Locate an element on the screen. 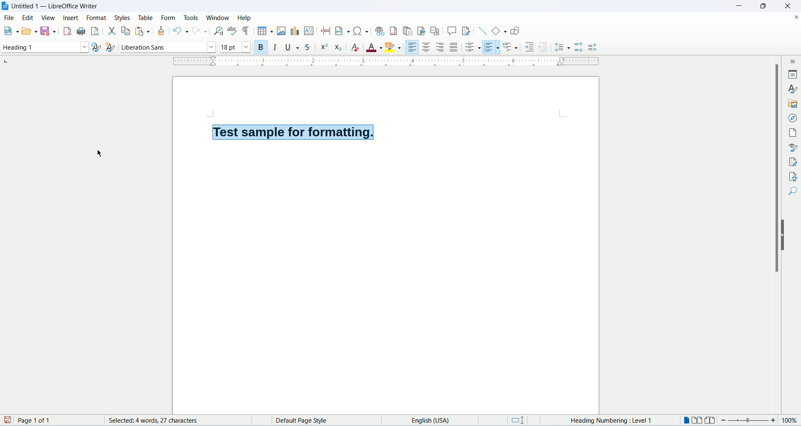 The image size is (801, 426). insert cross reference is located at coordinates (435, 31).